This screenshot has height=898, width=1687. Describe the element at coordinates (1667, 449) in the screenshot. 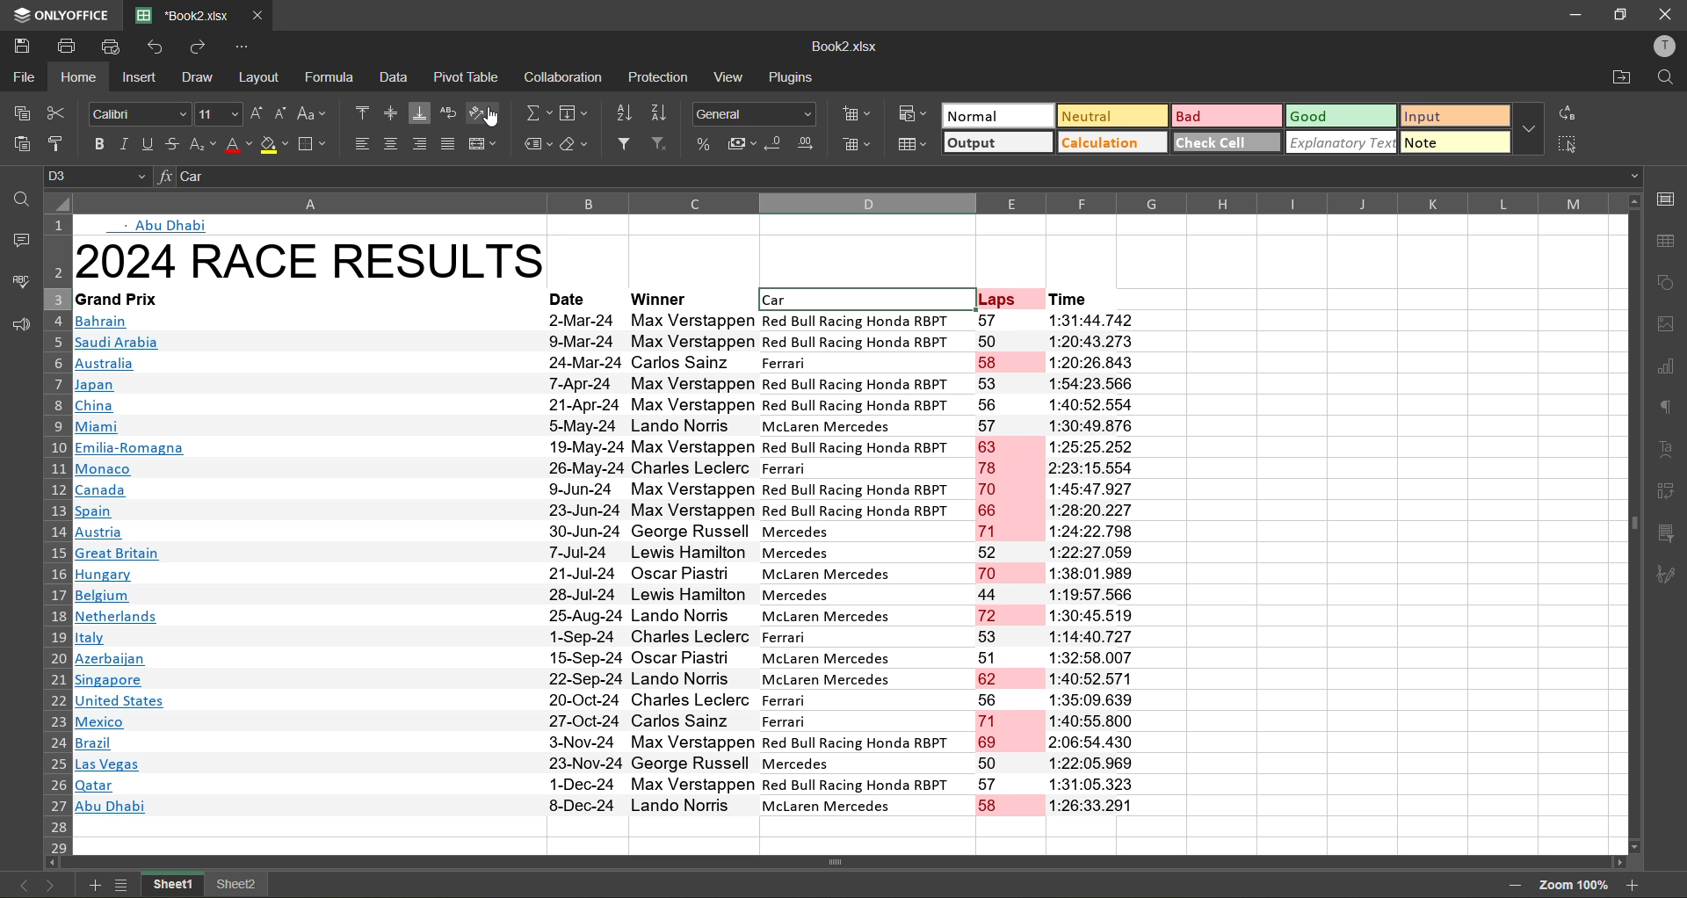

I see `text` at that location.